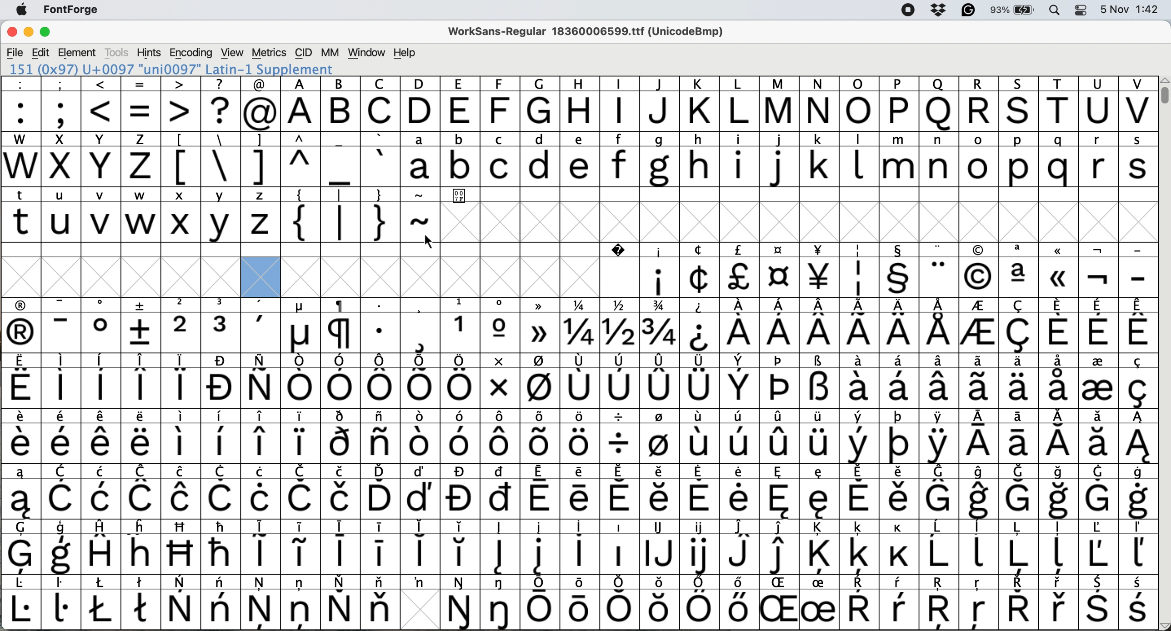  I want to click on symbol, so click(661, 380).